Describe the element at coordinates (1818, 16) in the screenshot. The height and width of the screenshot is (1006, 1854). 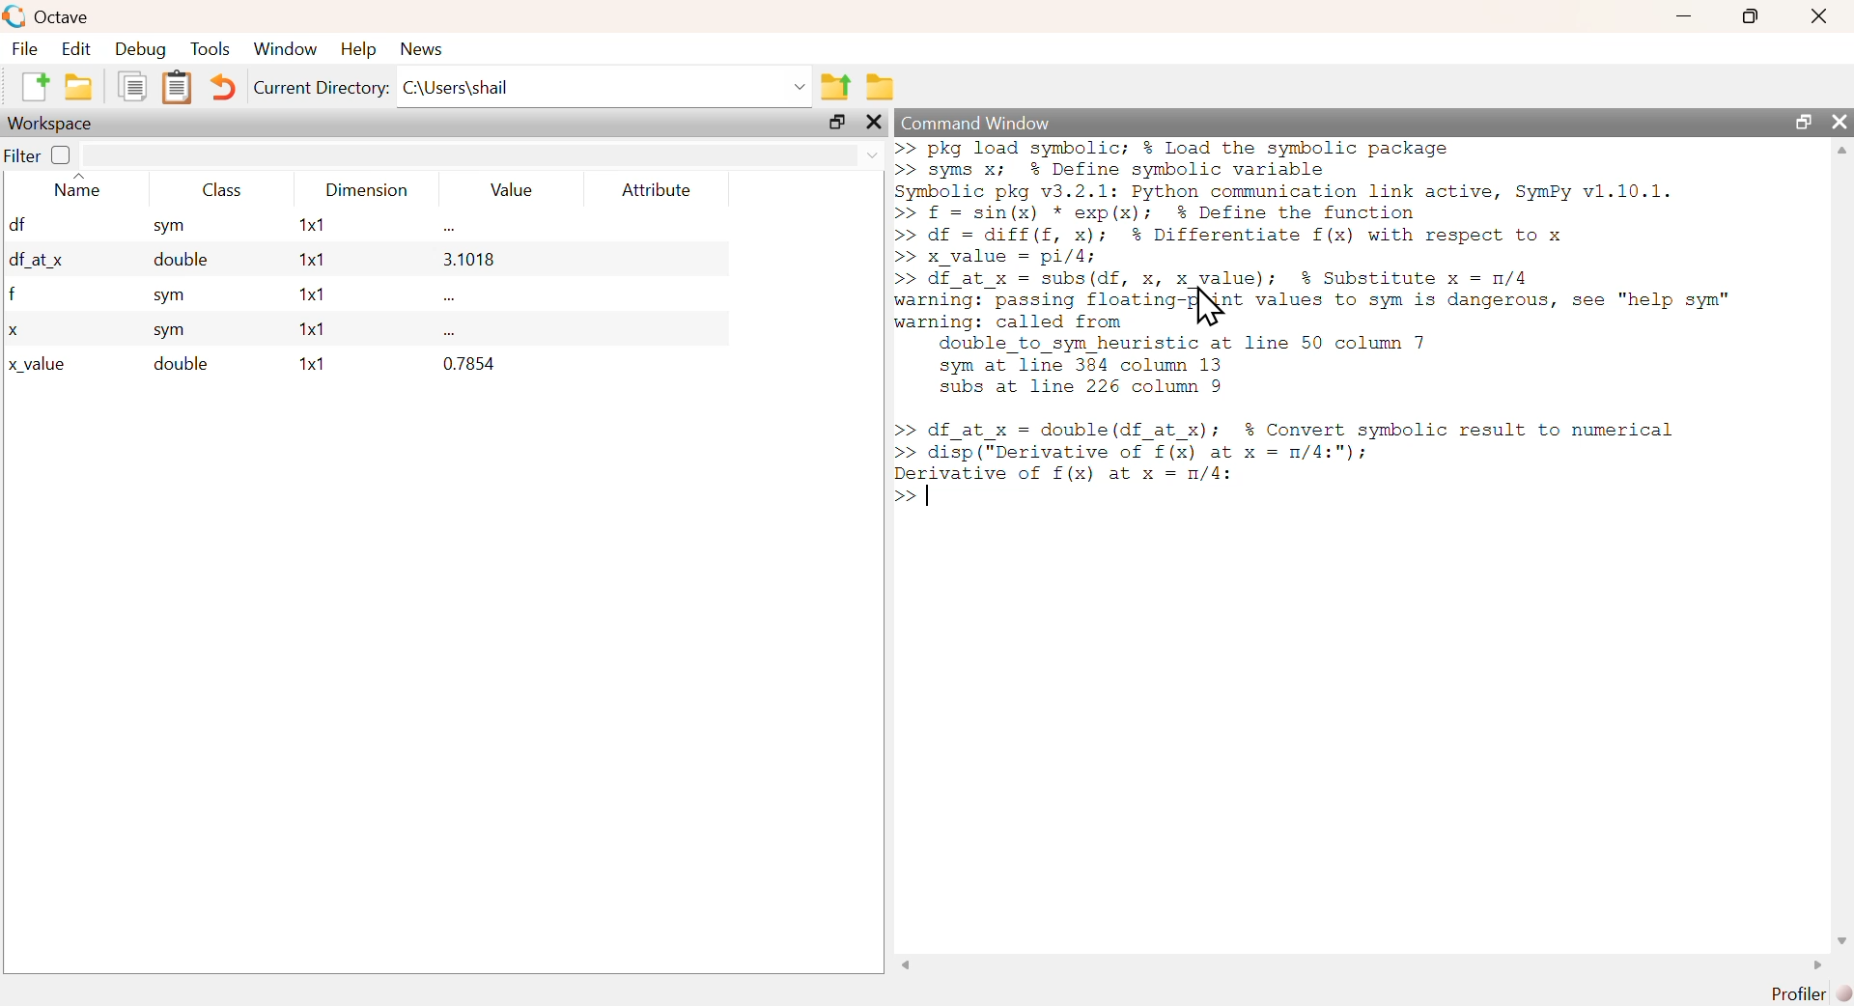
I see `Close` at that location.